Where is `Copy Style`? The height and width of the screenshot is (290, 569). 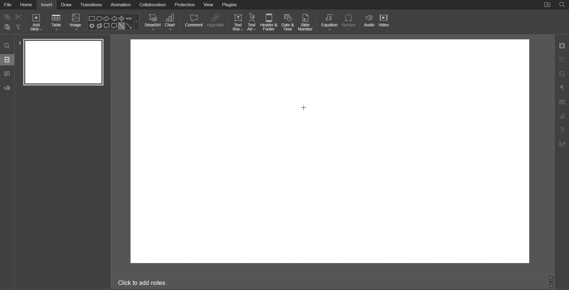 Copy Style is located at coordinates (20, 28).